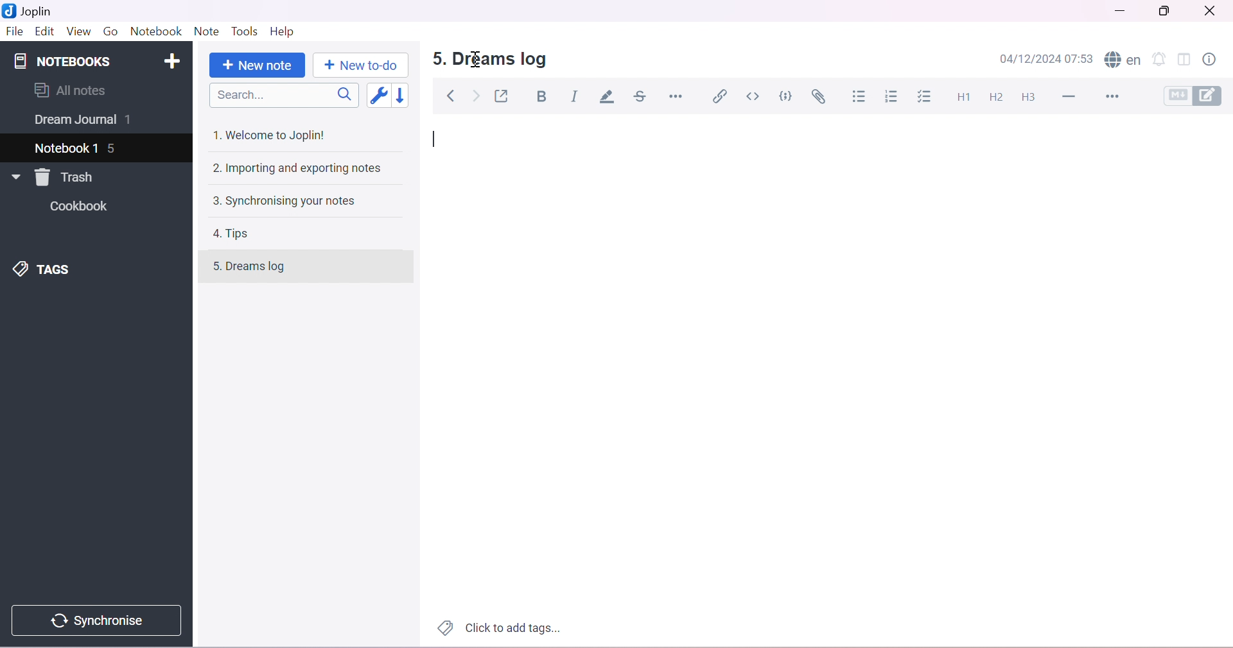  Describe the element at coordinates (477, 98) in the screenshot. I see `Forward` at that location.